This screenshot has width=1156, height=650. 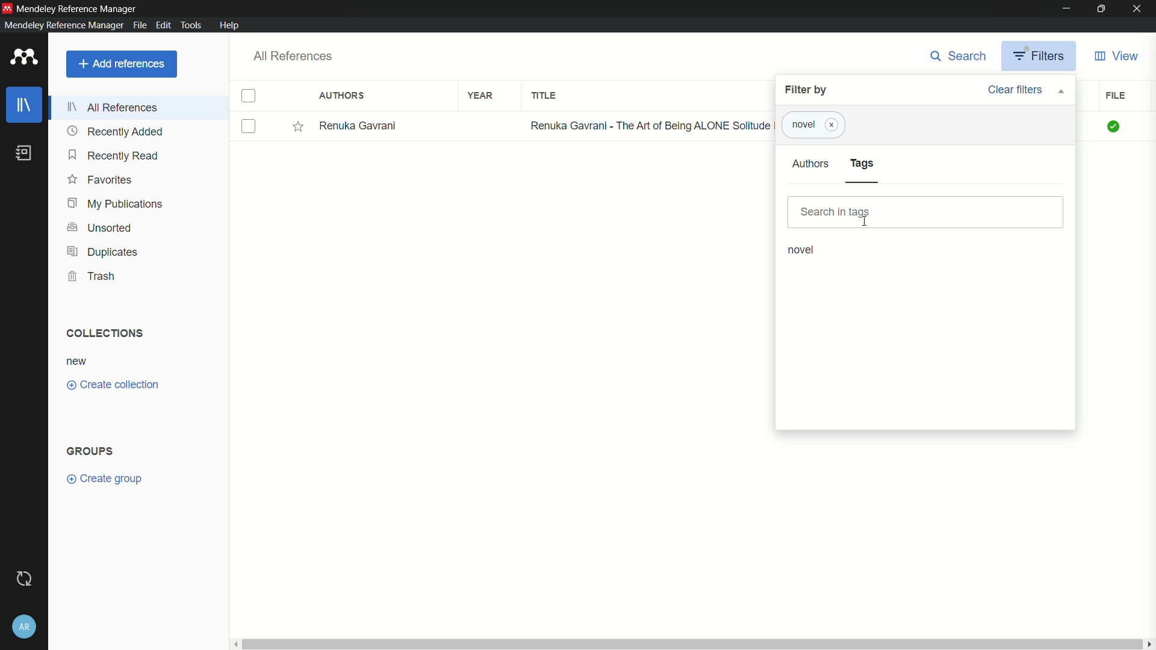 I want to click on search, so click(x=959, y=55).